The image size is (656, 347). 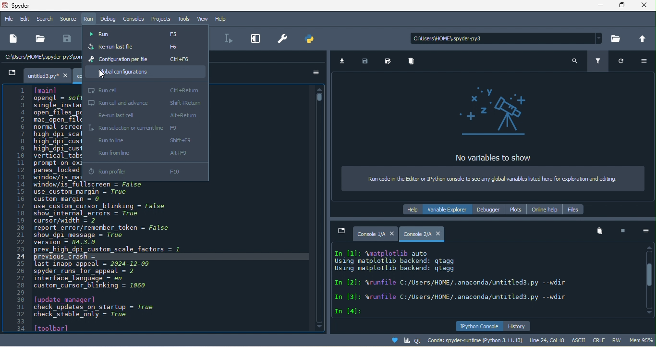 What do you see at coordinates (645, 61) in the screenshot?
I see `option` at bounding box center [645, 61].